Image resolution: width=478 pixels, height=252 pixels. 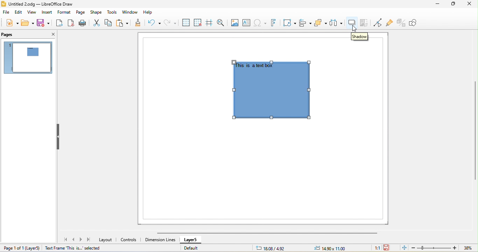 I want to click on zoom and pan, so click(x=223, y=22).